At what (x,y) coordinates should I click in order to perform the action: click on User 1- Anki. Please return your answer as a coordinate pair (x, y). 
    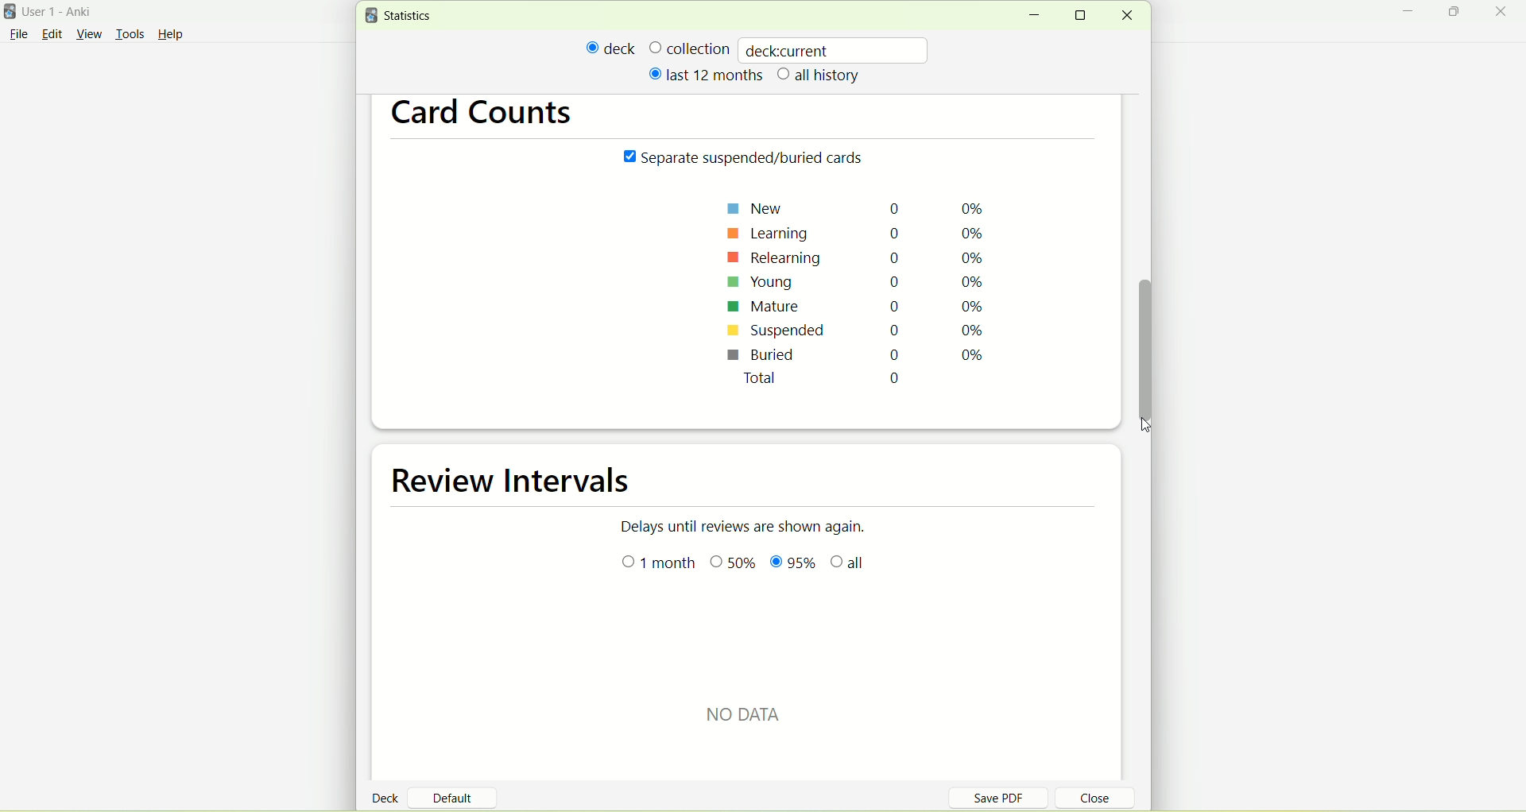
    Looking at the image, I should click on (68, 14).